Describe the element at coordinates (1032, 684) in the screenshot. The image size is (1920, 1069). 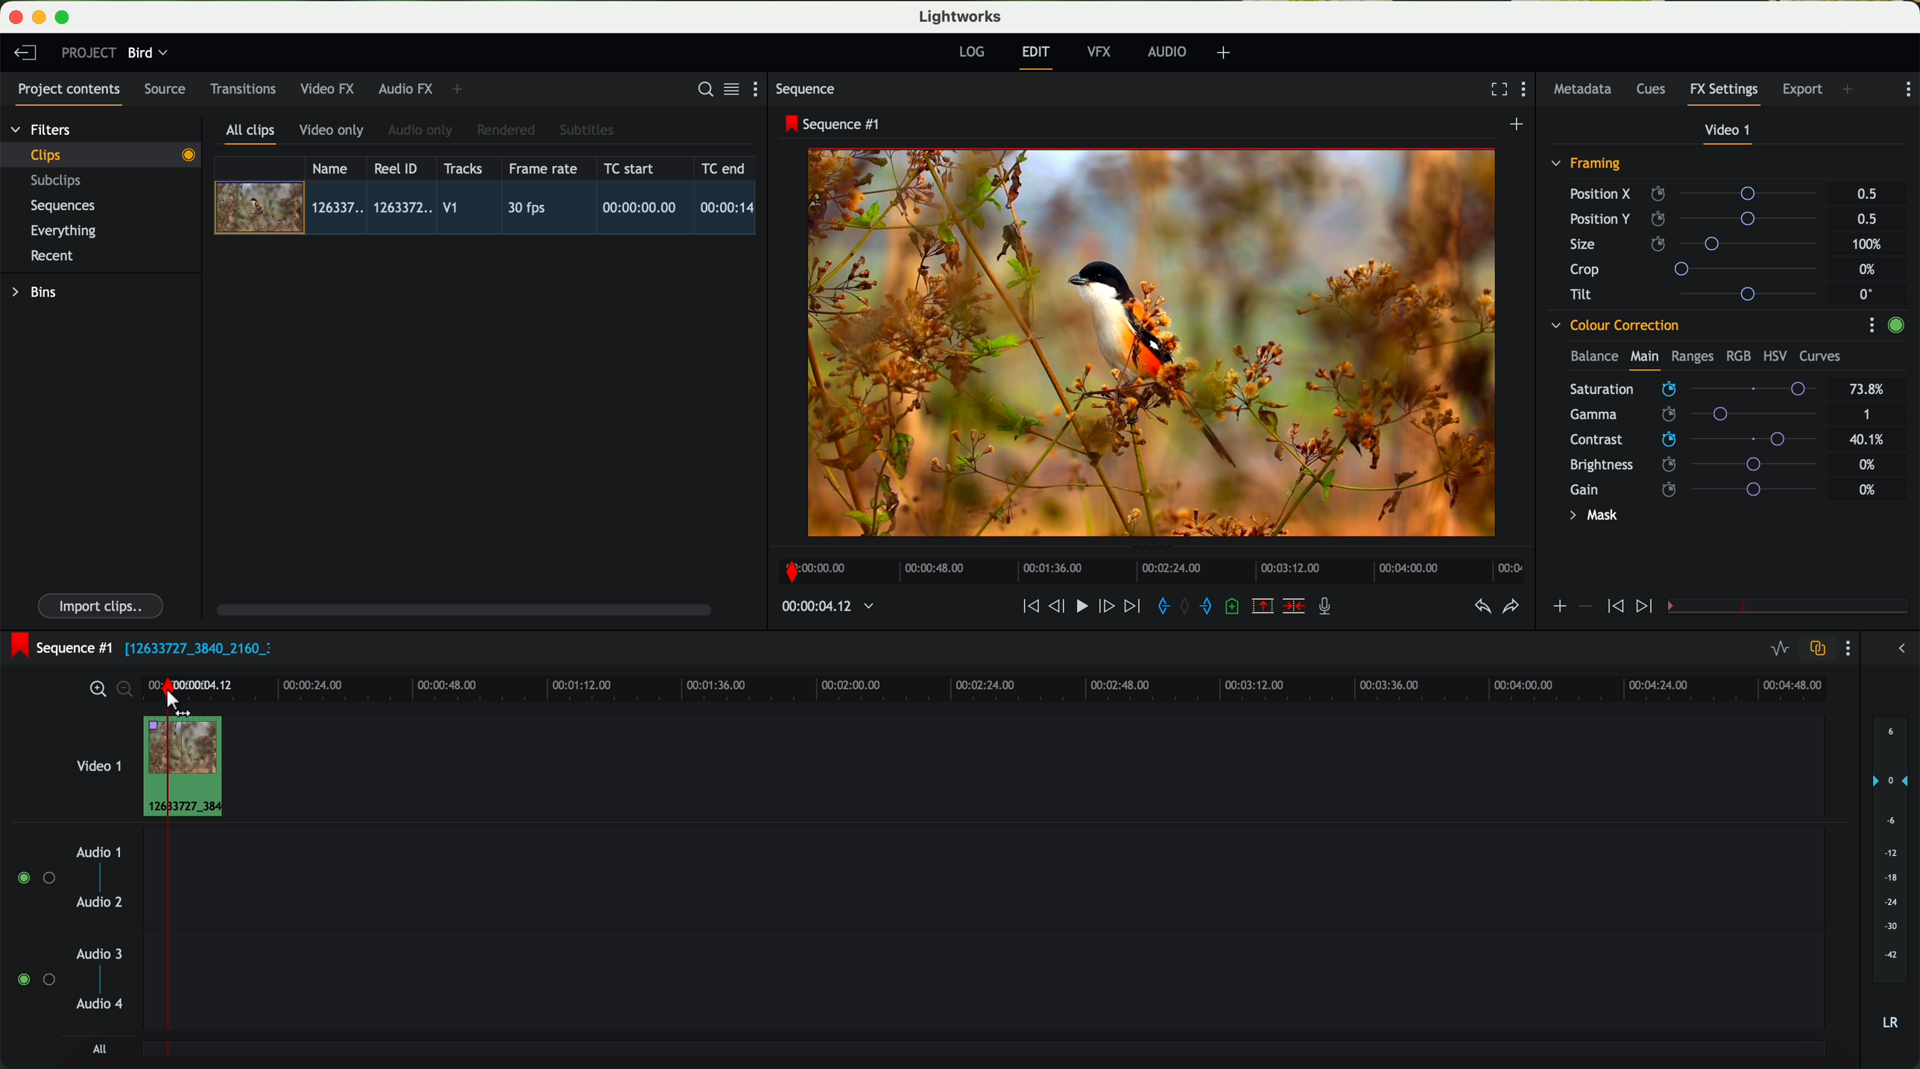
I see `timeline` at that location.